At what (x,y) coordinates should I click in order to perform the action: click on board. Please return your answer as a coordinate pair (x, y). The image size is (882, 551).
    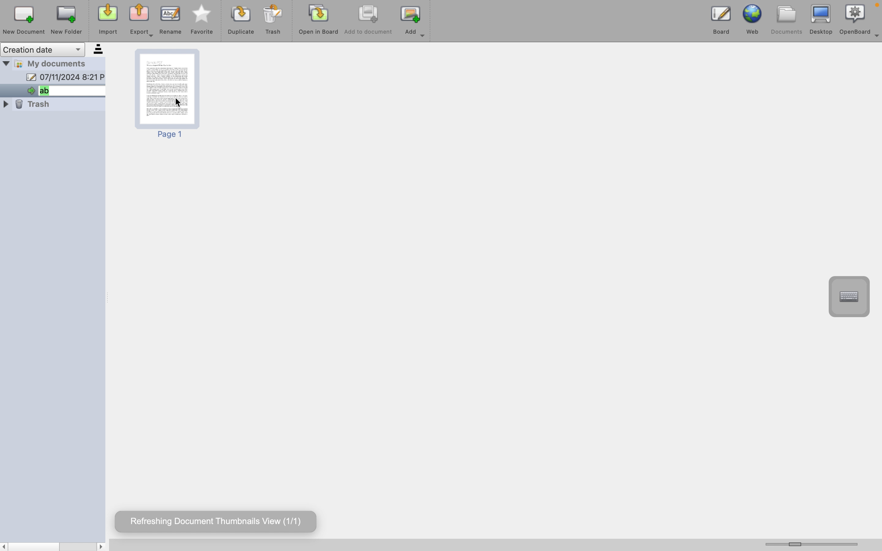
    Looking at the image, I should click on (721, 19).